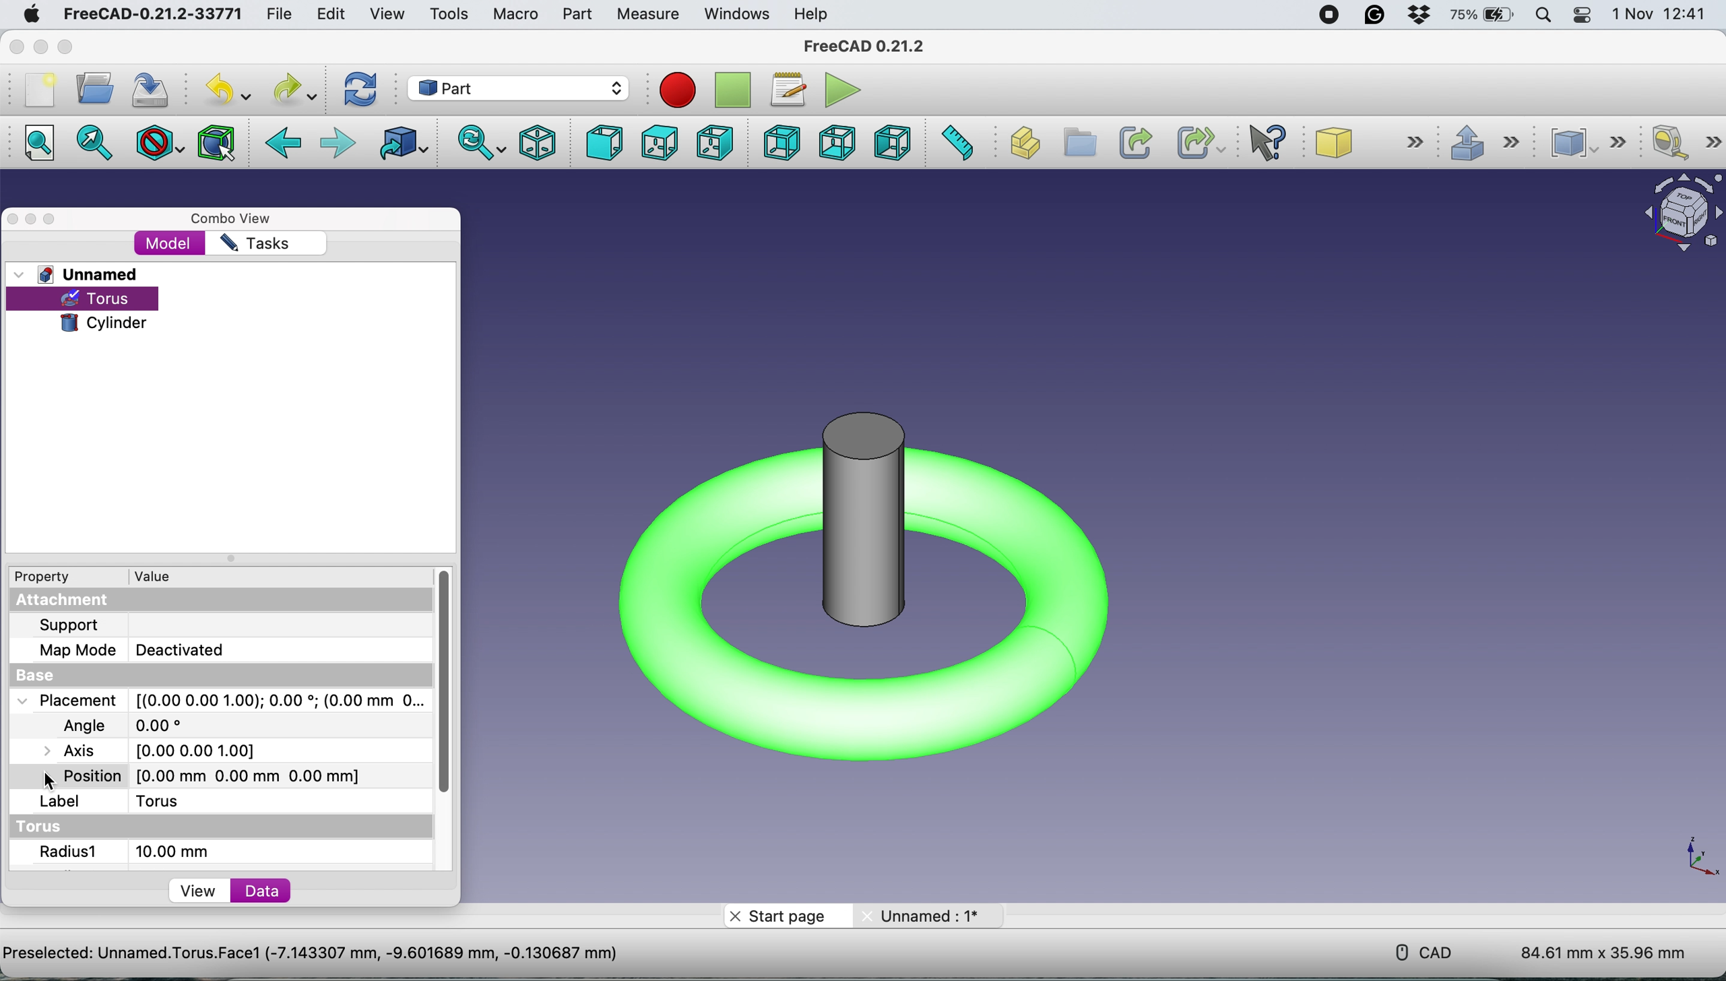  What do you see at coordinates (39, 676) in the screenshot?
I see `base` at bounding box center [39, 676].